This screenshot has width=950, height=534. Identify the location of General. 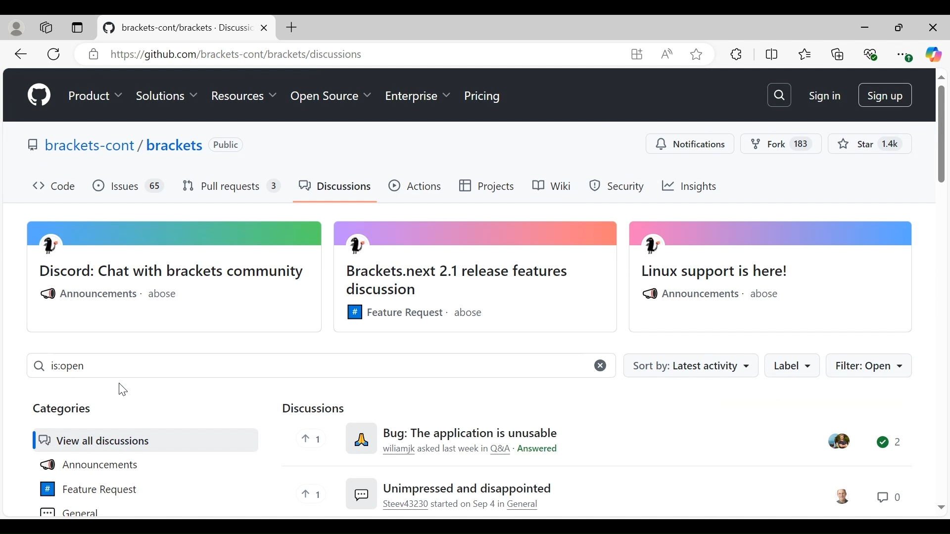
(143, 512).